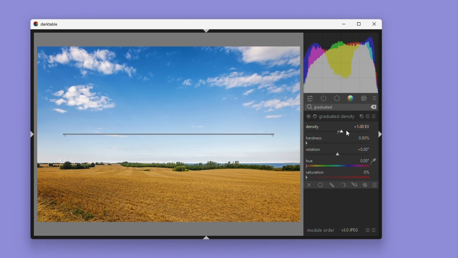 This screenshot has height=258, width=458. What do you see at coordinates (206, 30) in the screenshot?
I see `shift+ctrl+t` at bounding box center [206, 30].